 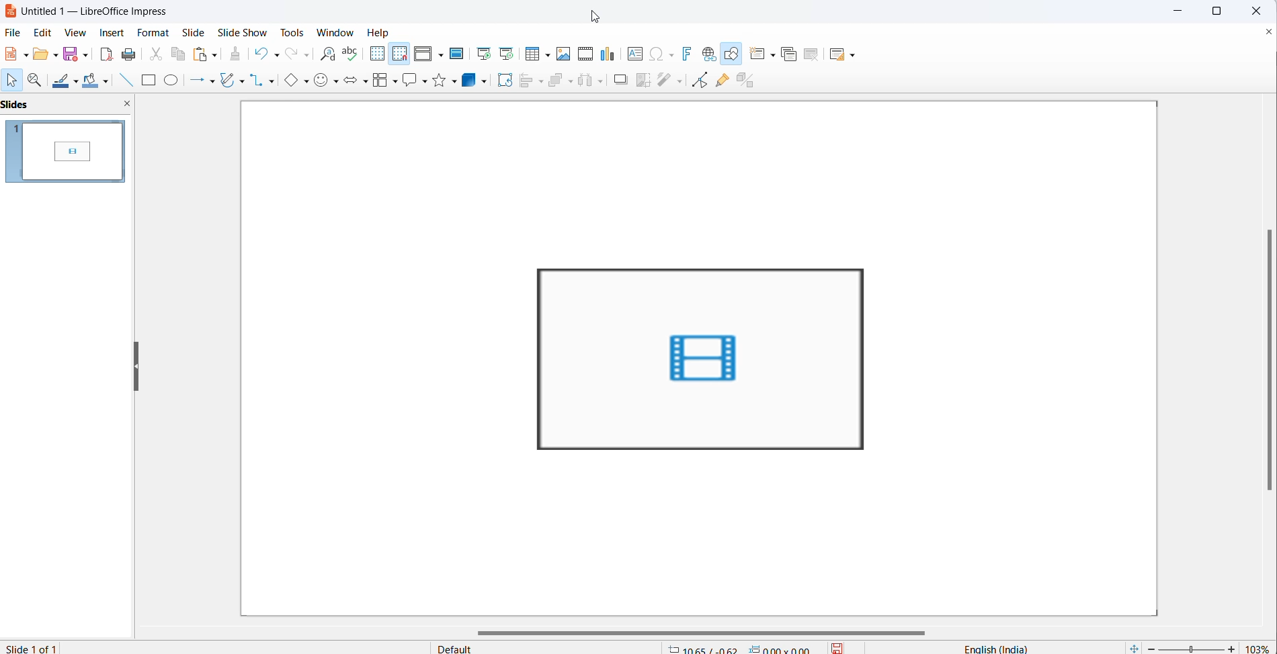 What do you see at coordinates (705, 359) in the screenshot?
I see `video file` at bounding box center [705, 359].